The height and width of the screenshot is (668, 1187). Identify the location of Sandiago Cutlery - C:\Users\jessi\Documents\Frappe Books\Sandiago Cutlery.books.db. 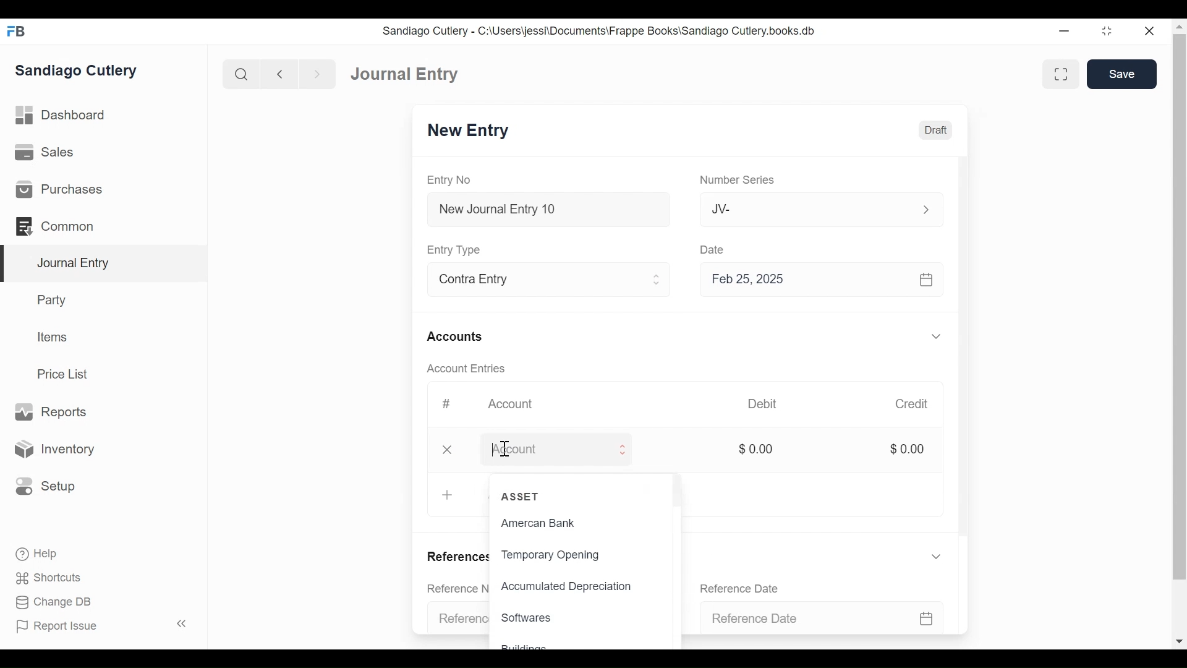
(605, 32).